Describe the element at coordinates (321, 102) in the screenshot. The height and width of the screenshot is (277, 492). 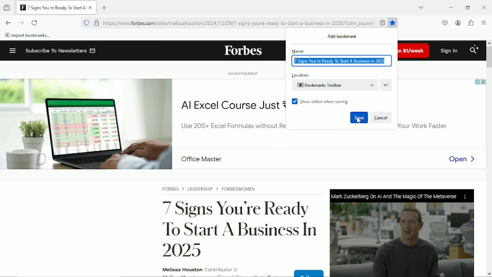
I see `Show editor when saving` at that location.